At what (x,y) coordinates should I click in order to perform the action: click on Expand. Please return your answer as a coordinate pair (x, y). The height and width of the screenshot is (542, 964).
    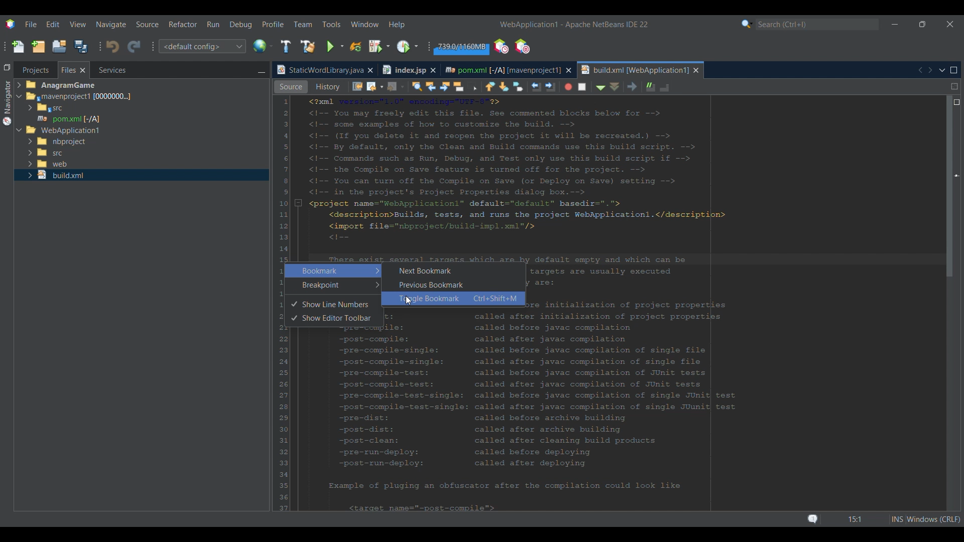
    Looking at the image, I should click on (21, 109).